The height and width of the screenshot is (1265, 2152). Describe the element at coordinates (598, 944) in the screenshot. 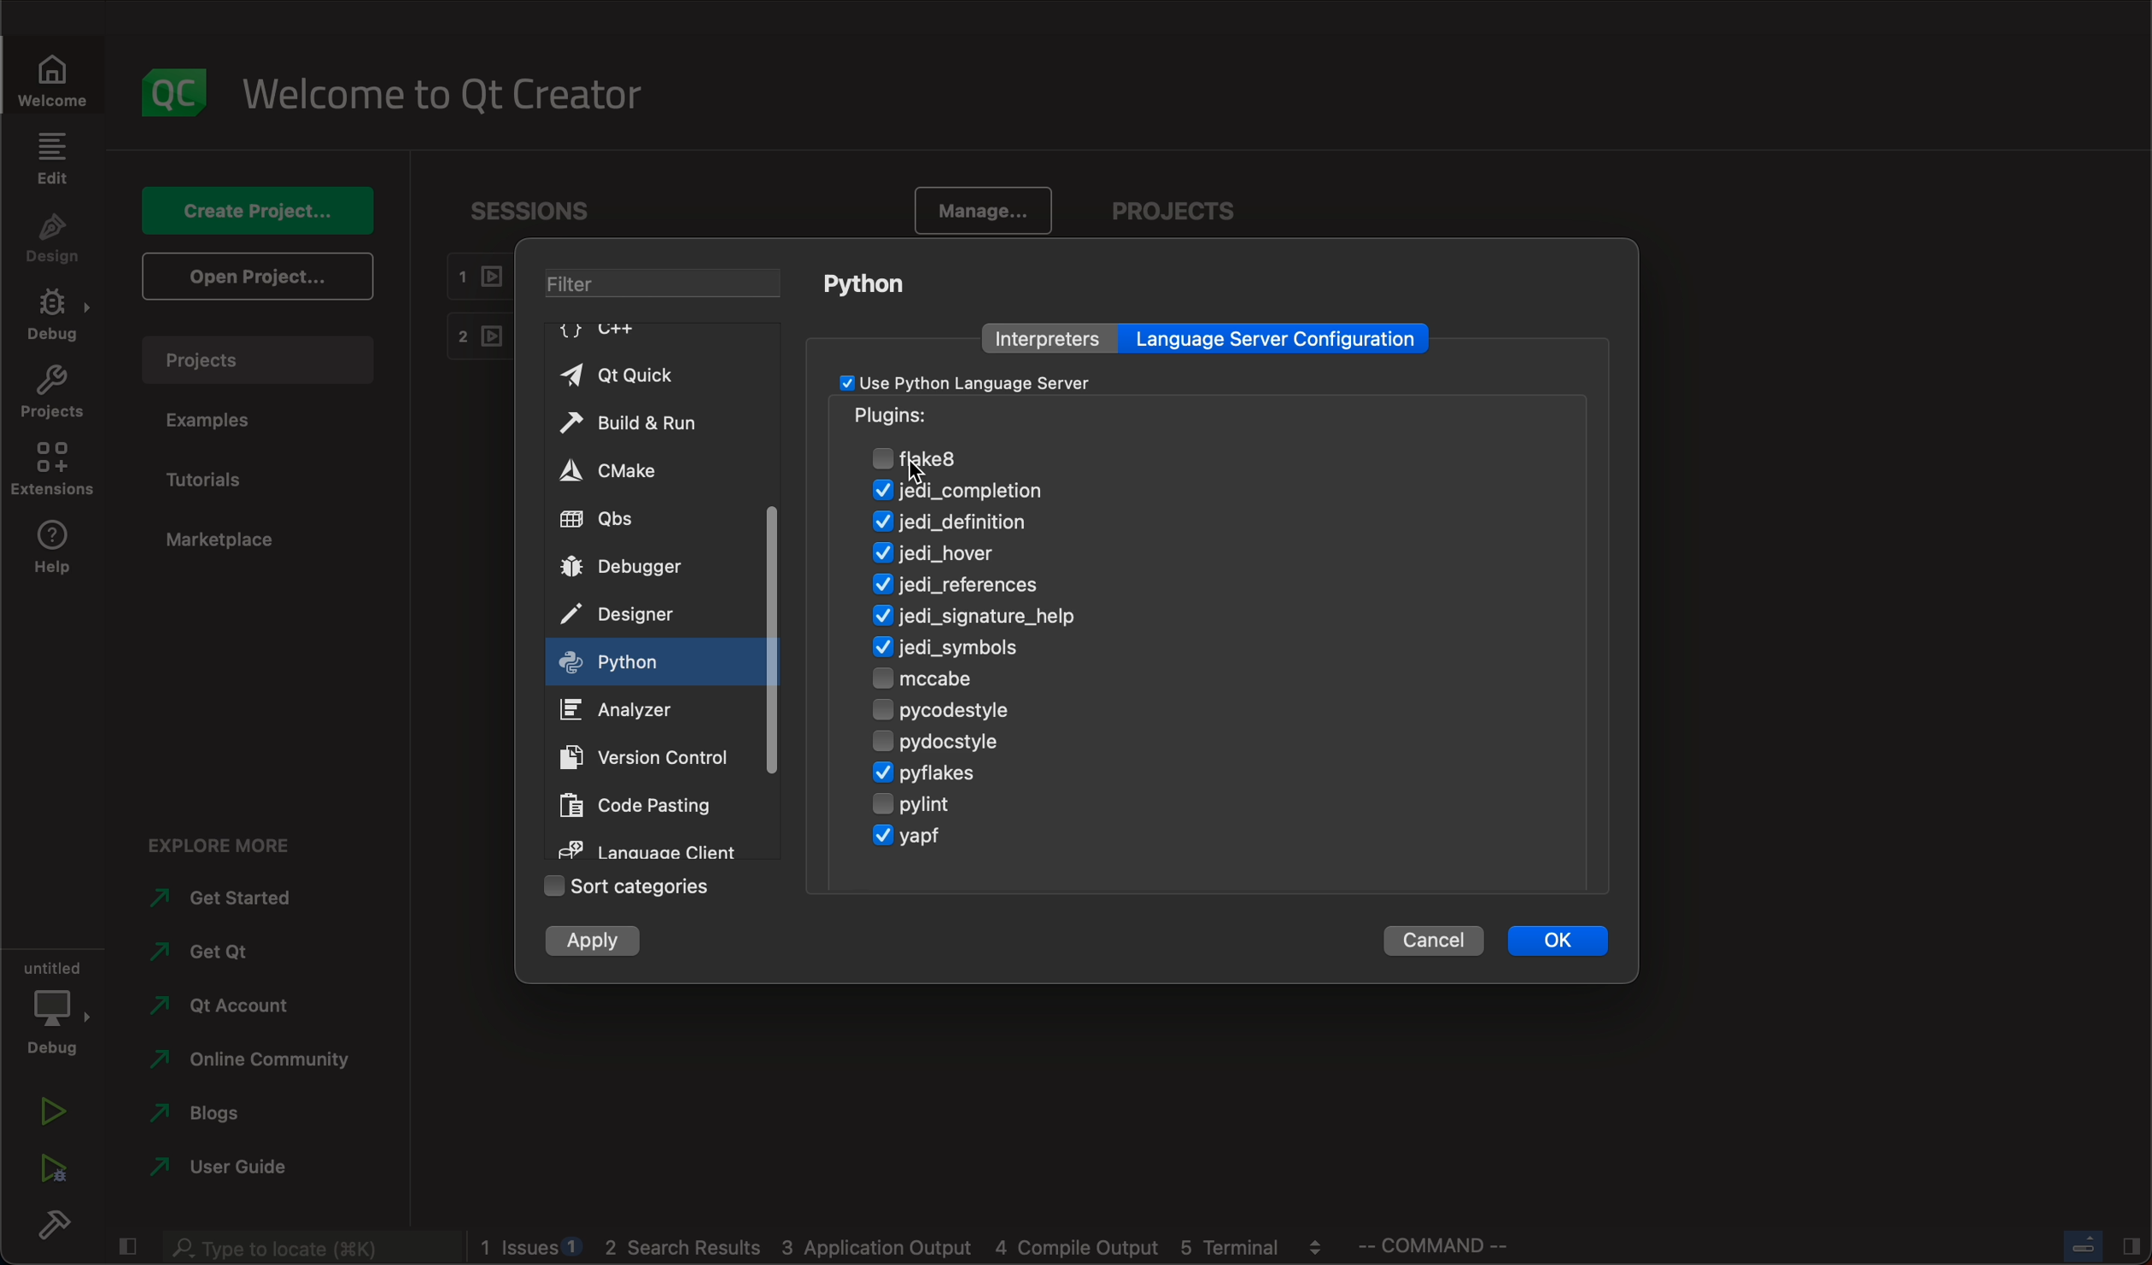

I see `apply` at that location.